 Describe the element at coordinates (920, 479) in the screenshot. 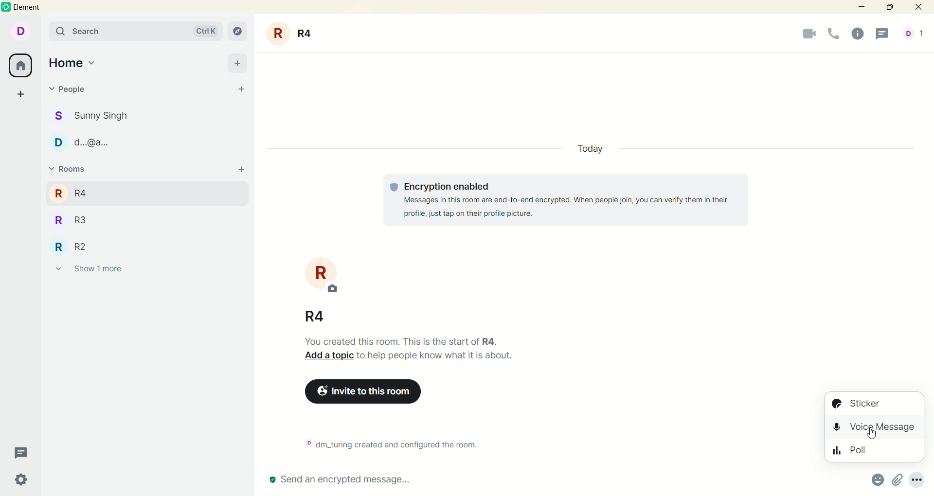

I see `more options` at that location.